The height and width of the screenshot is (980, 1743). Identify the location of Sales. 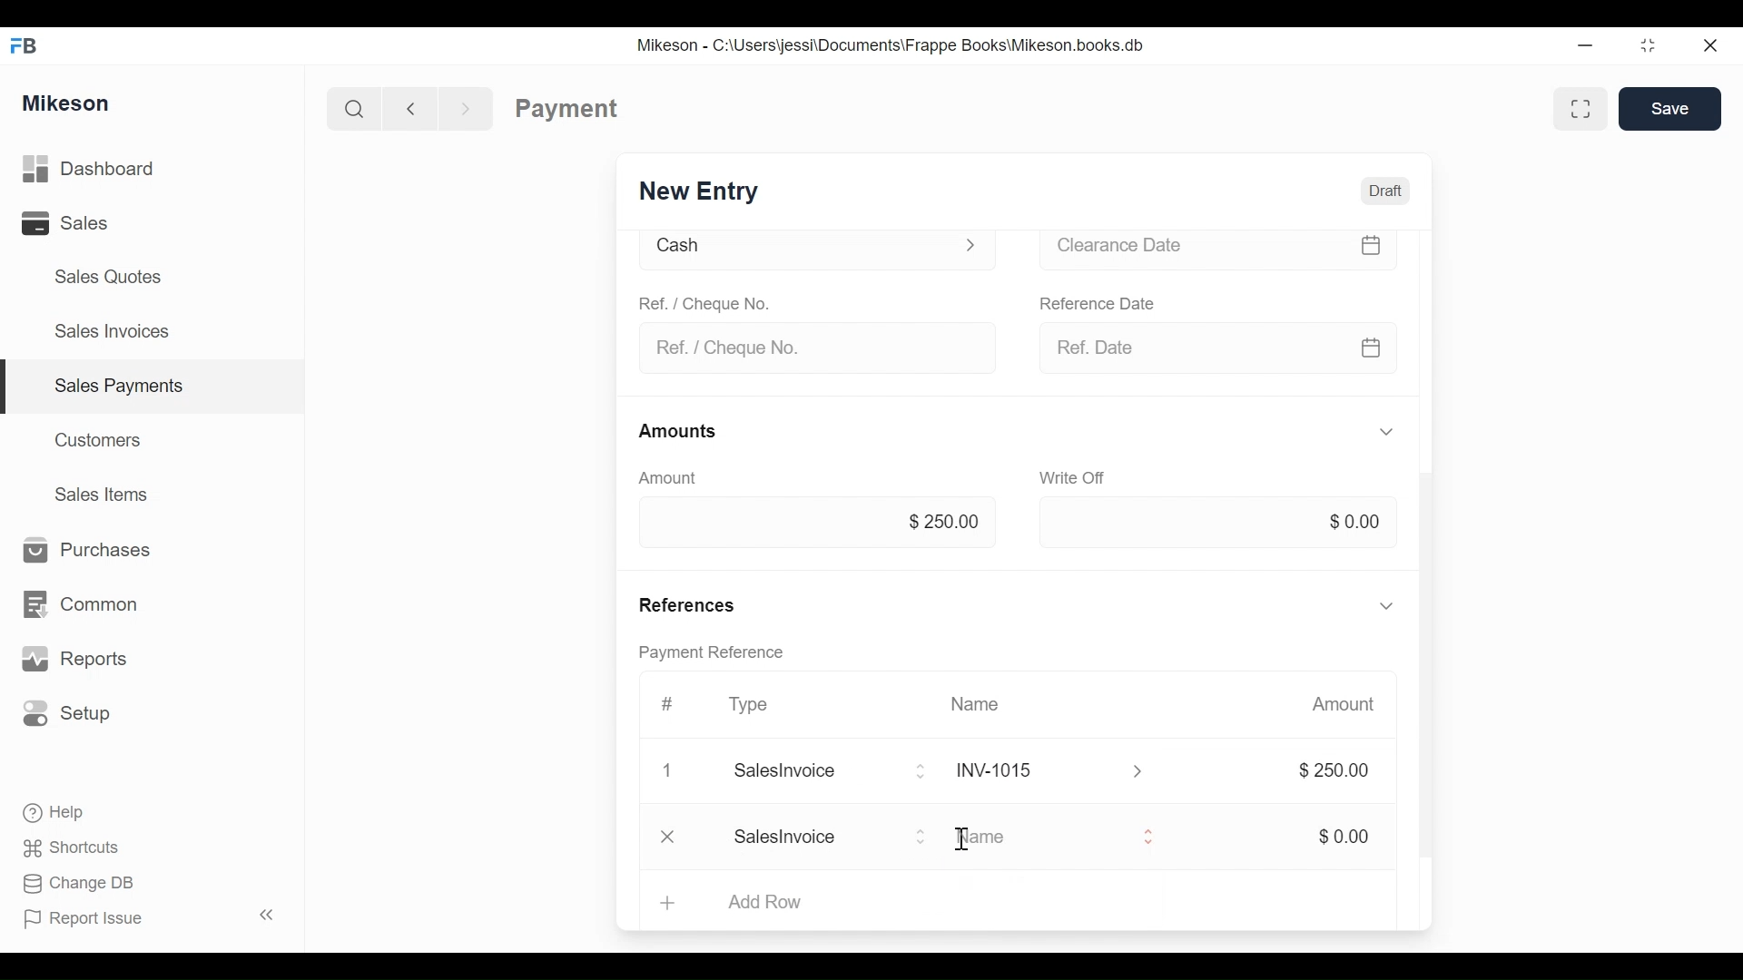
(64, 225).